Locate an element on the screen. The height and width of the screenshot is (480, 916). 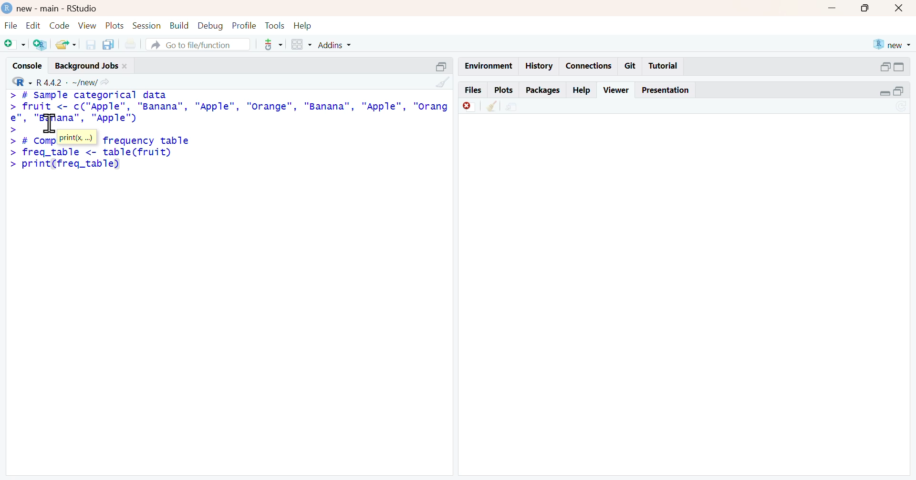
collapse is located at coordinates (901, 68).